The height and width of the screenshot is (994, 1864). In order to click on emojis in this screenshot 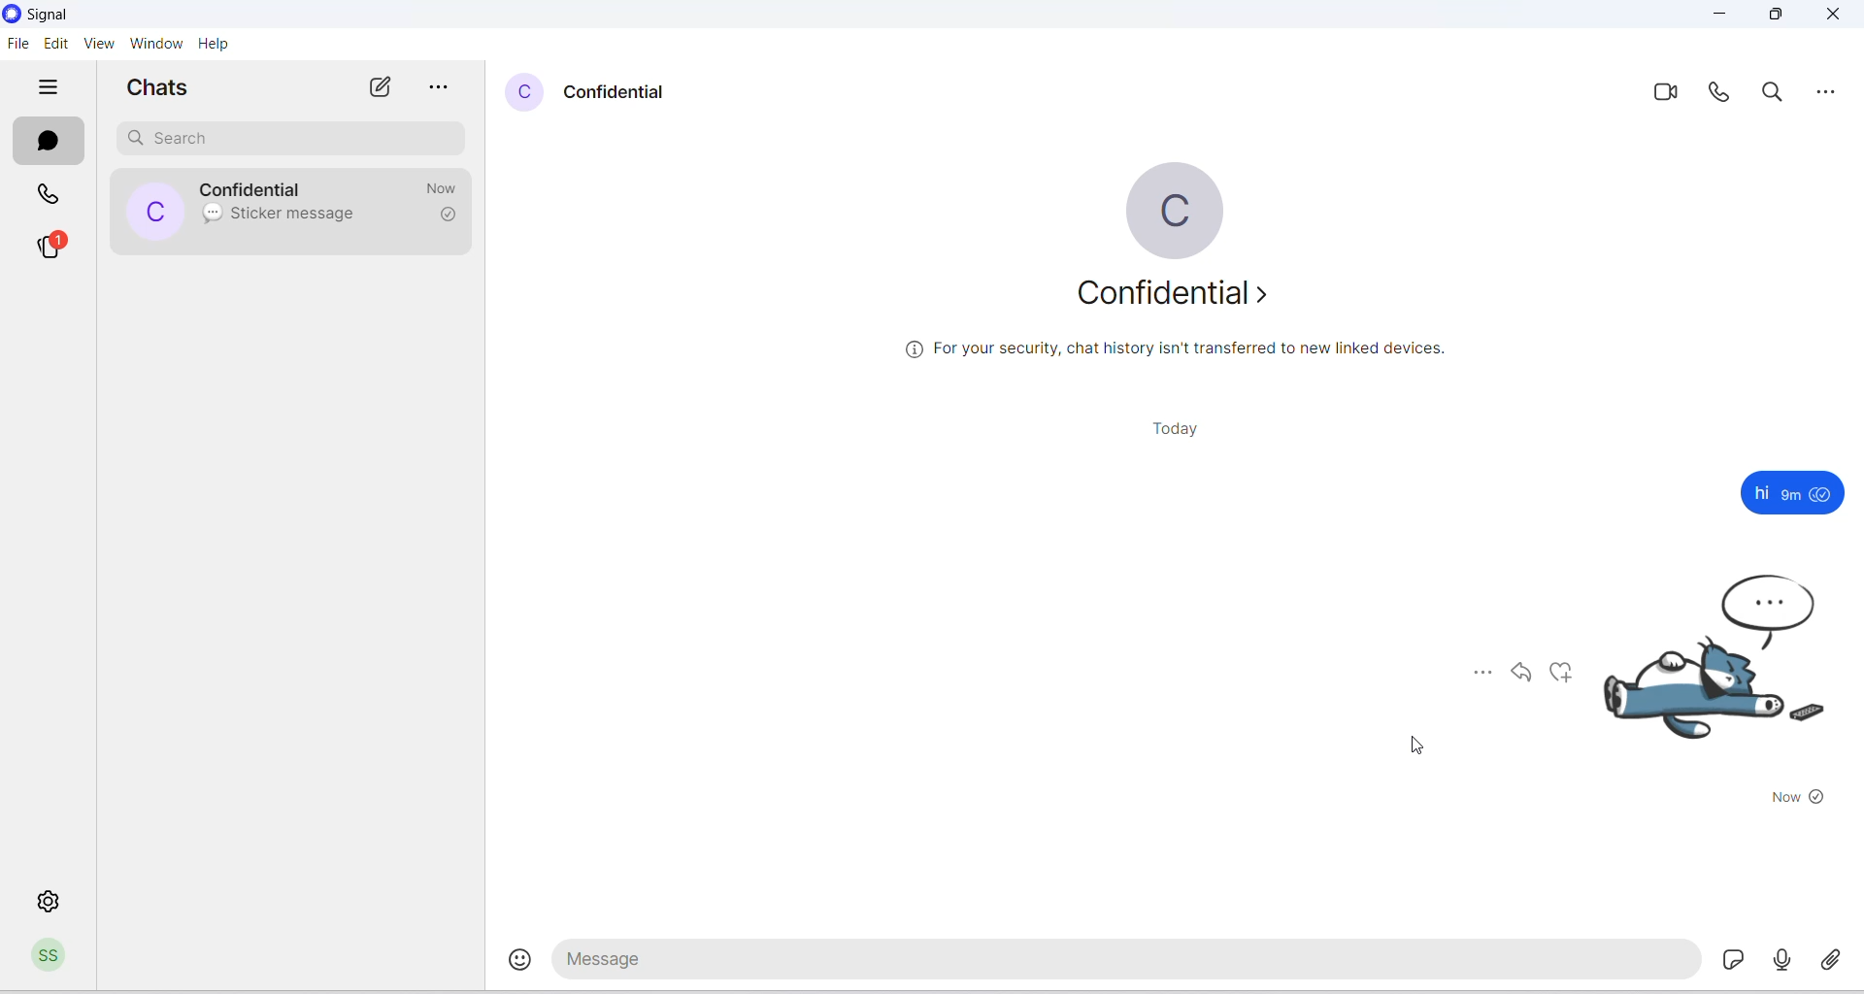, I will do `click(510, 965)`.